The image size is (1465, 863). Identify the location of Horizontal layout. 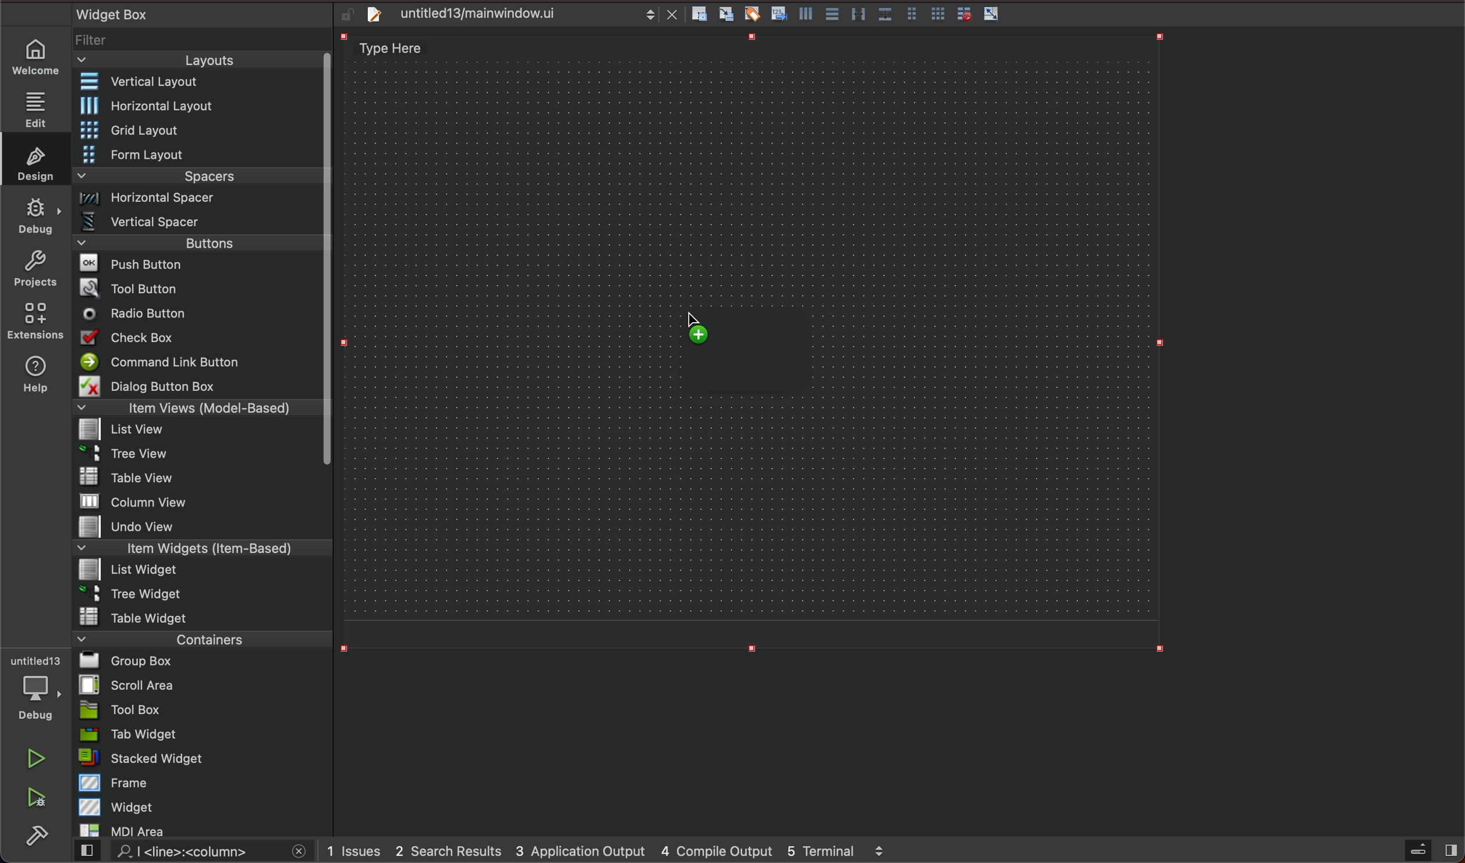
(199, 107).